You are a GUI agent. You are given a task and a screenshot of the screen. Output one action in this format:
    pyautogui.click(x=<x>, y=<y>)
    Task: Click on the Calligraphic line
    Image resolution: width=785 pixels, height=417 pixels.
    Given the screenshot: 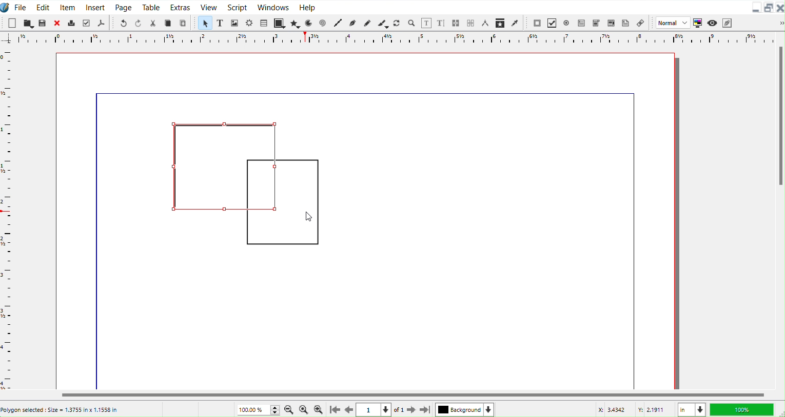 What is the action you would take?
    pyautogui.click(x=383, y=23)
    